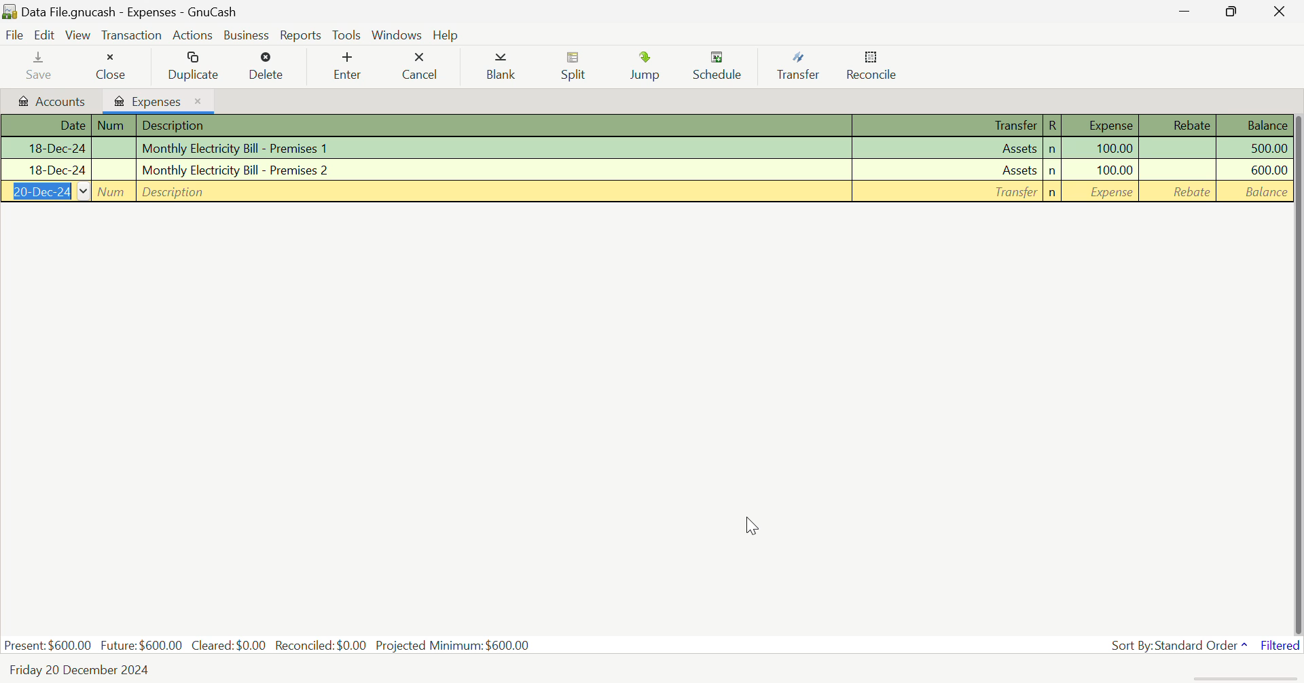 This screenshot has width=1304, height=683. Describe the element at coordinates (576, 68) in the screenshot. I see `Split` at that location.